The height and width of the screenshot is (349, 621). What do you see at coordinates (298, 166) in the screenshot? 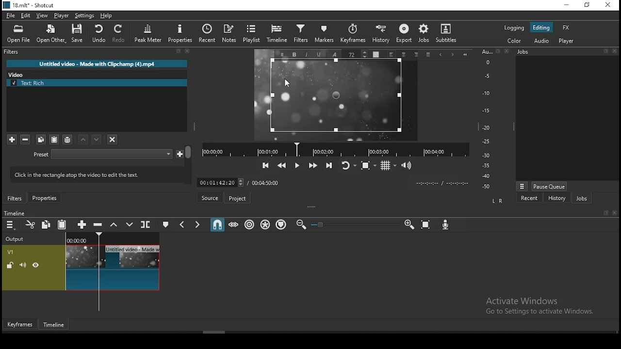
I see `play/pause` at bounding box center [298, 166].